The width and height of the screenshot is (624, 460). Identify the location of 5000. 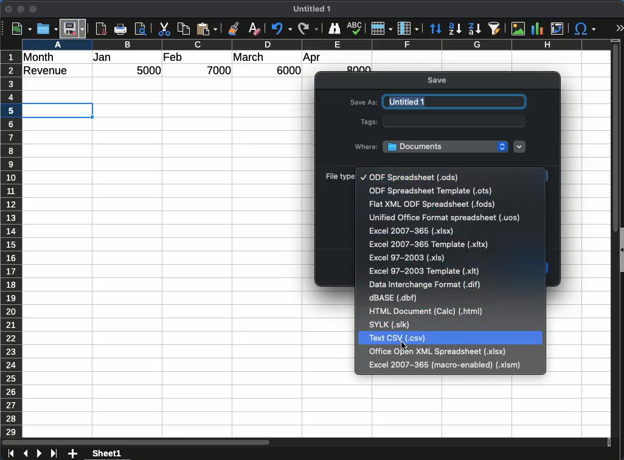
(150, 71).